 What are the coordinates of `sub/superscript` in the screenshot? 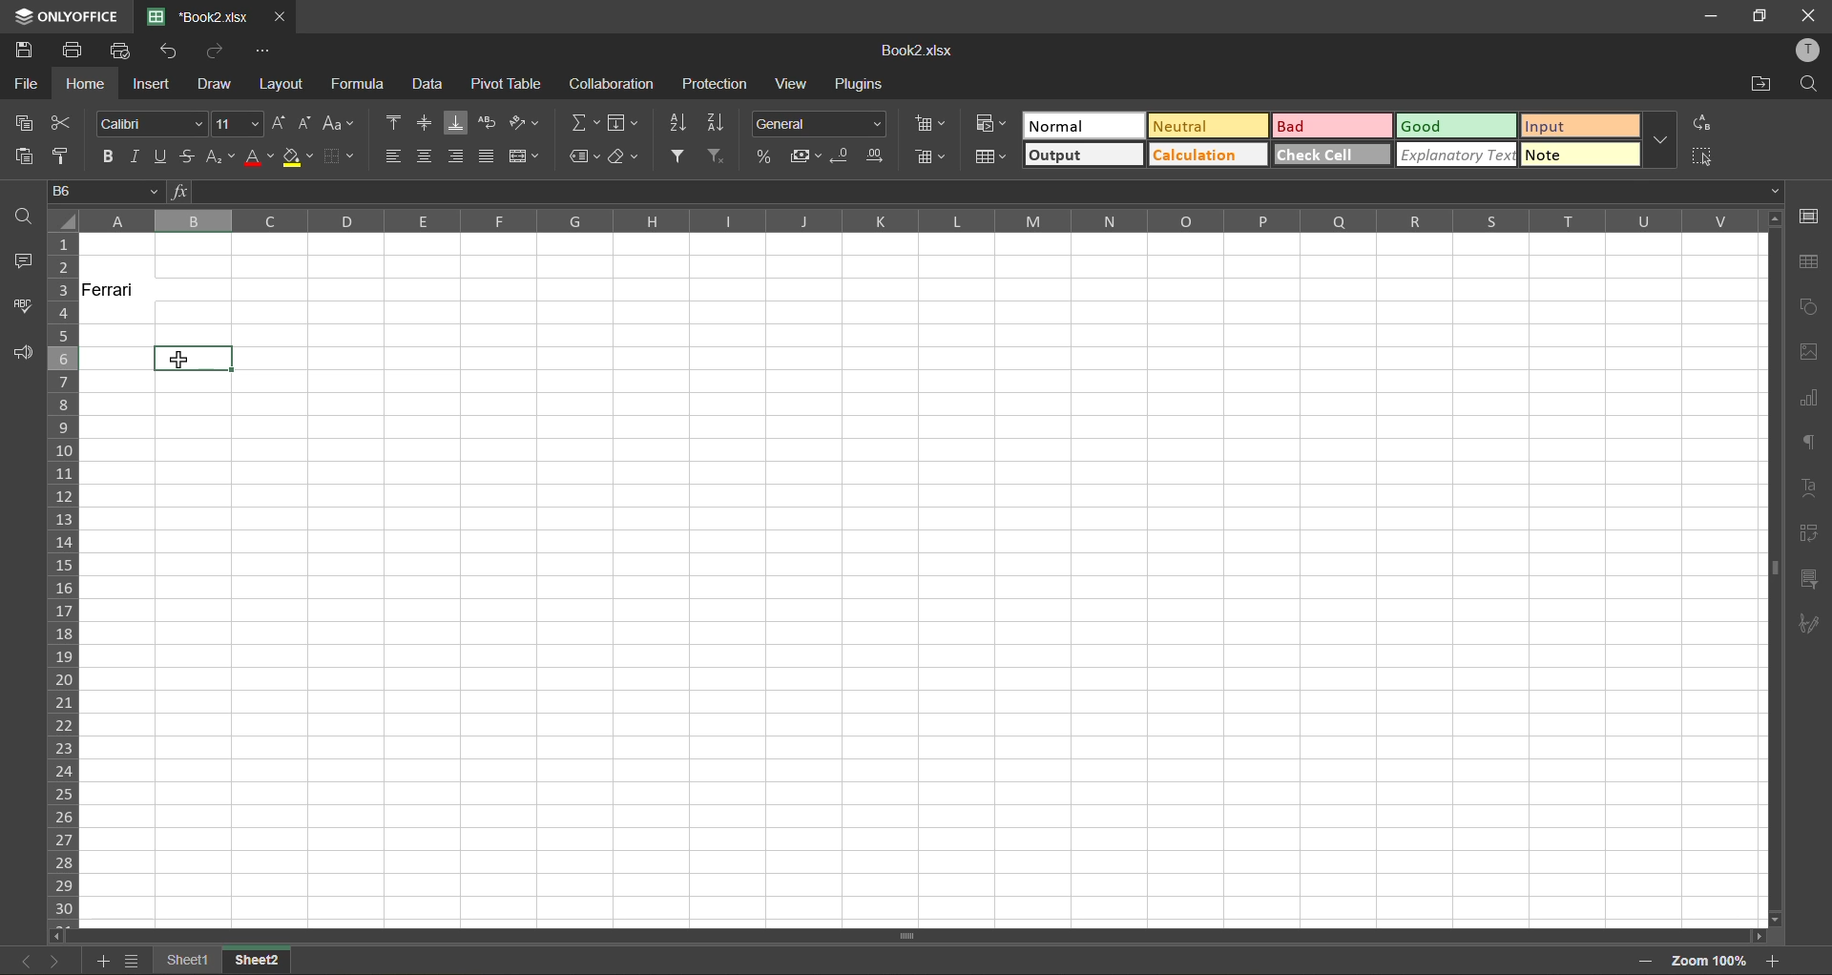 It's located at (220, 158).